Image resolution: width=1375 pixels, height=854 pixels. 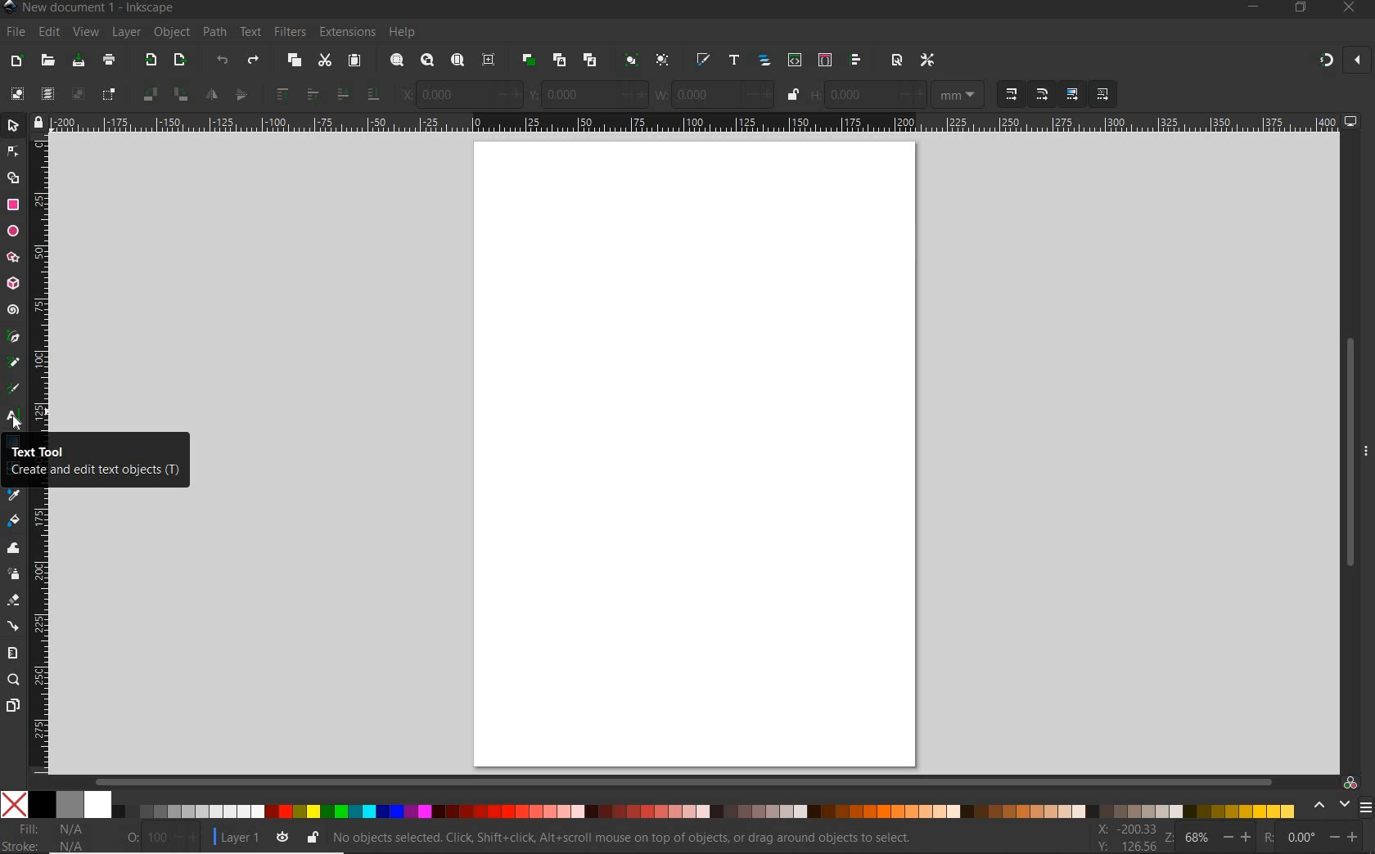 What do you see at coordinates (212, 30) in the screenshot?
I see `path` at bounding box center [212, 30].